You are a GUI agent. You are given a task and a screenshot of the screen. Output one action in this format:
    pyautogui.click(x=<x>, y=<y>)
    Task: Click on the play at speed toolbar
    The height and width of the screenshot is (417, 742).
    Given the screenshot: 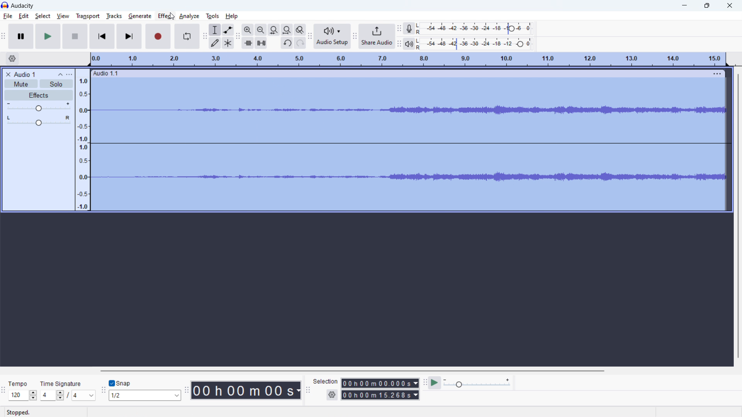 What is the action you would take?
    pyautogui.click(x=425, y=383)
    